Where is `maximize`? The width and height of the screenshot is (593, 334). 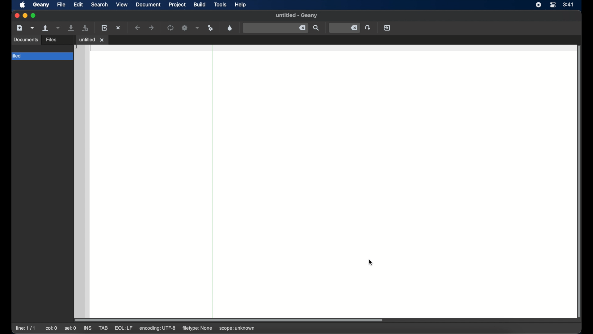
maximize is located at coordinates (33, 15).